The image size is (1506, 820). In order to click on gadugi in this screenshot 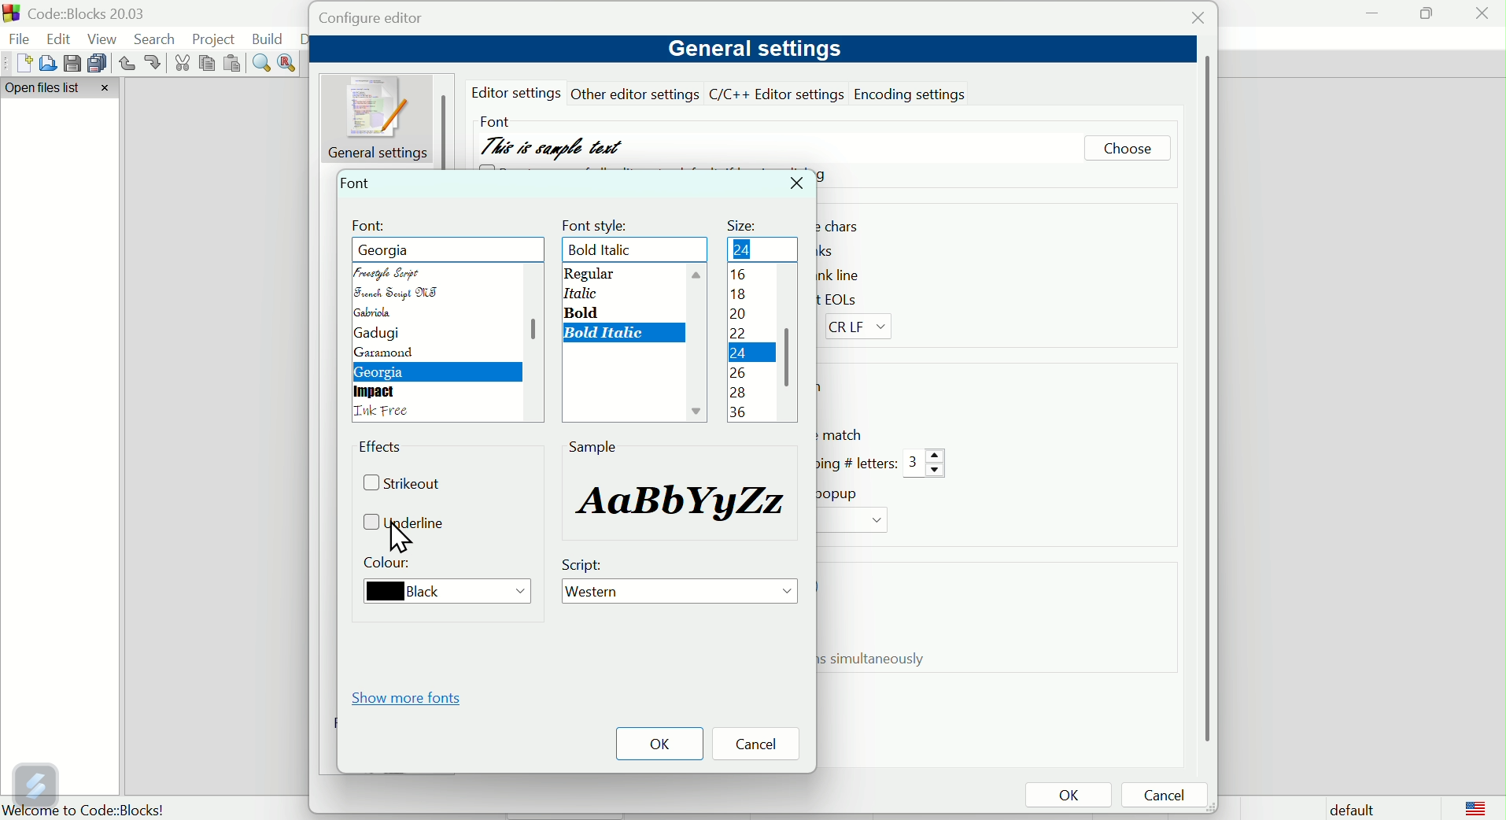, I will do `click(375, 334)`.